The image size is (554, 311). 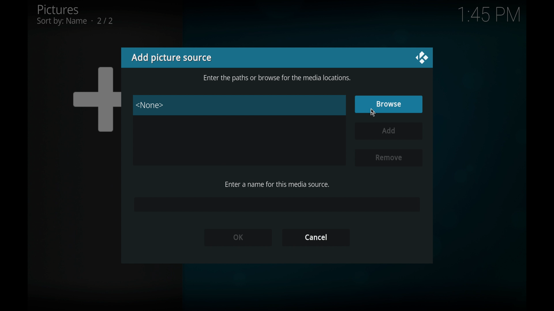 I want to click on add icon, so click(x=96, y=99).